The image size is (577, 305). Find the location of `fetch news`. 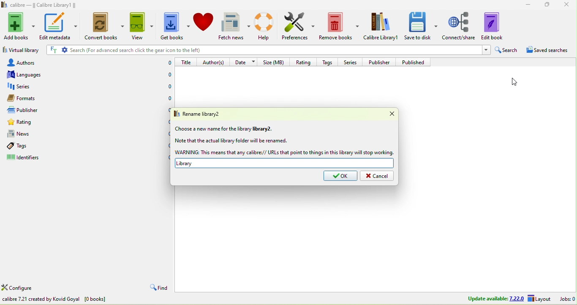

fetch news is located at coordinates (235, 26).